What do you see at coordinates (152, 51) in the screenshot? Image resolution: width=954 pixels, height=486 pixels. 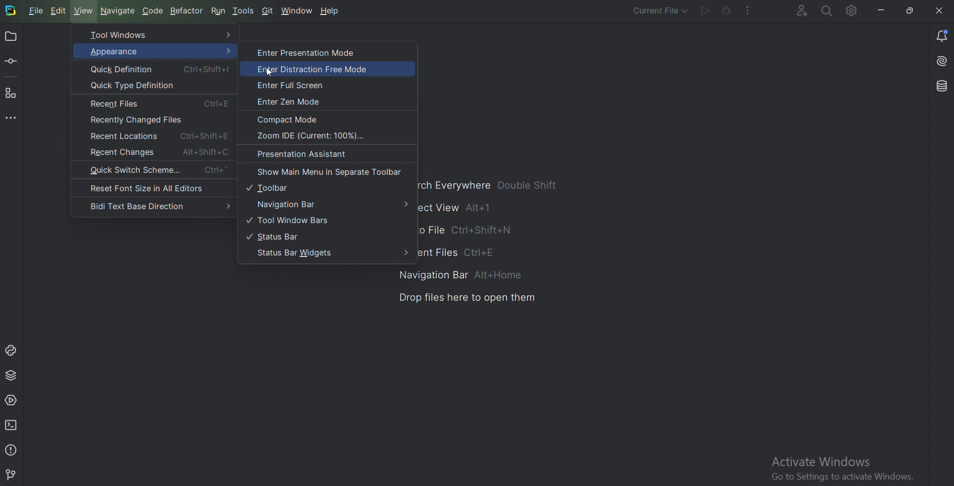 I see `Appearance` at bounding box center [152, 51].